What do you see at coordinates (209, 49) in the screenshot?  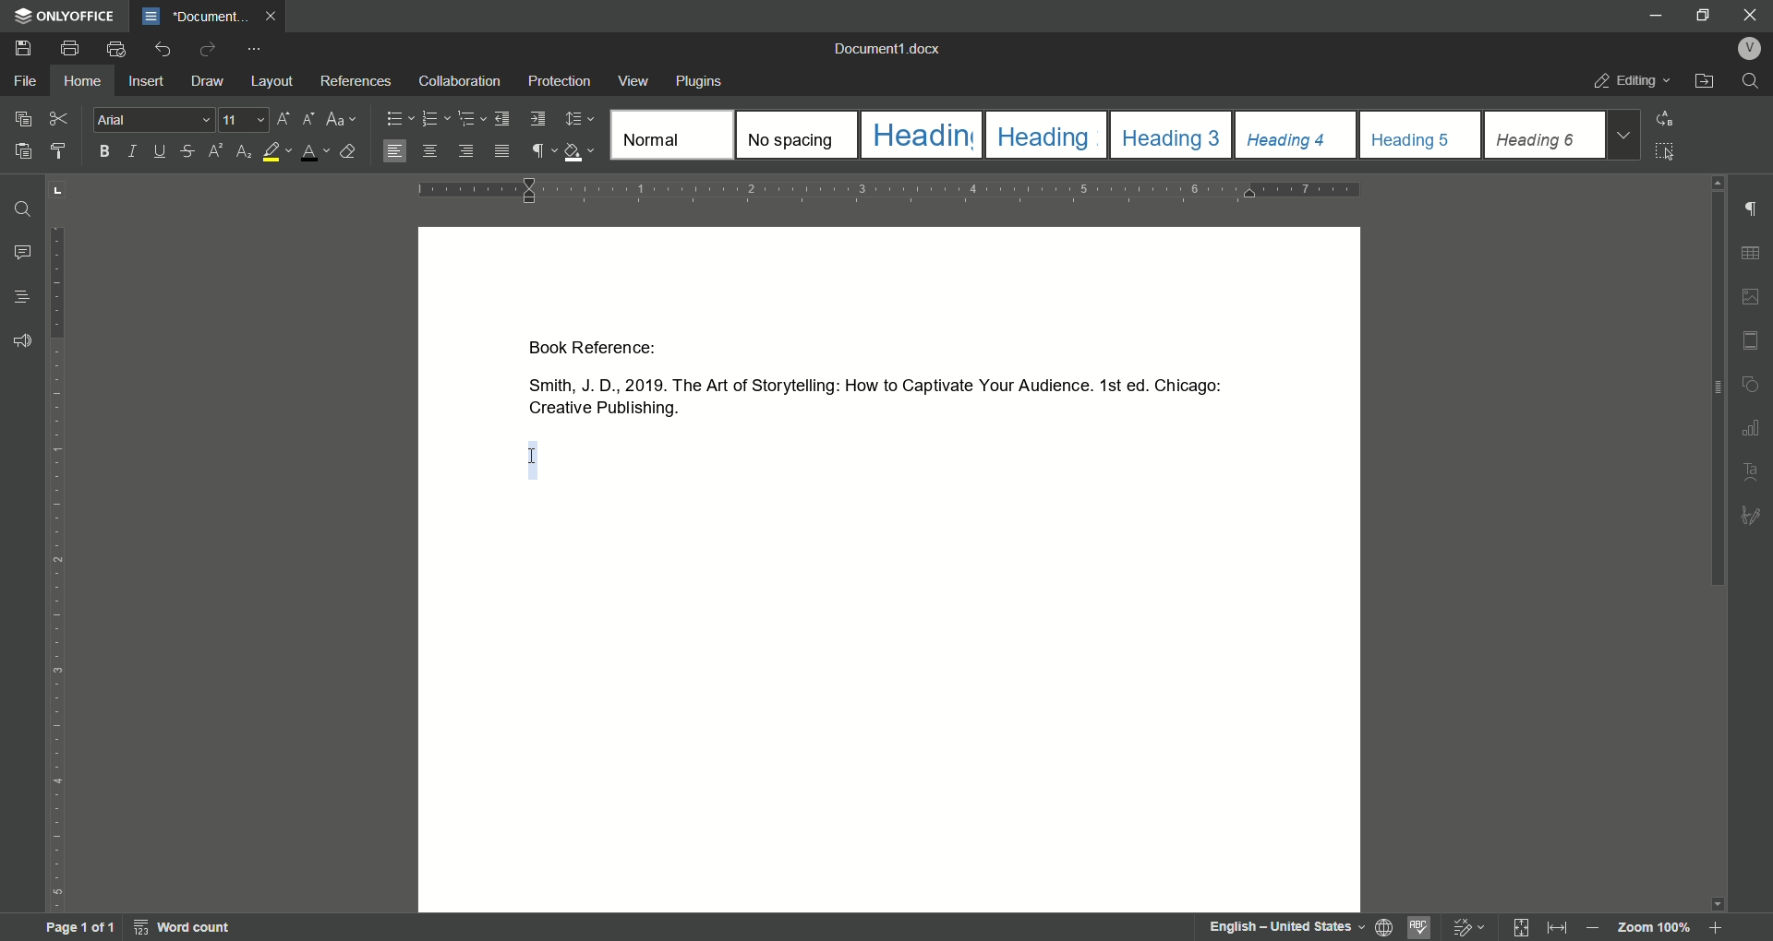 I see `redo` at bounding box center [209, 49].